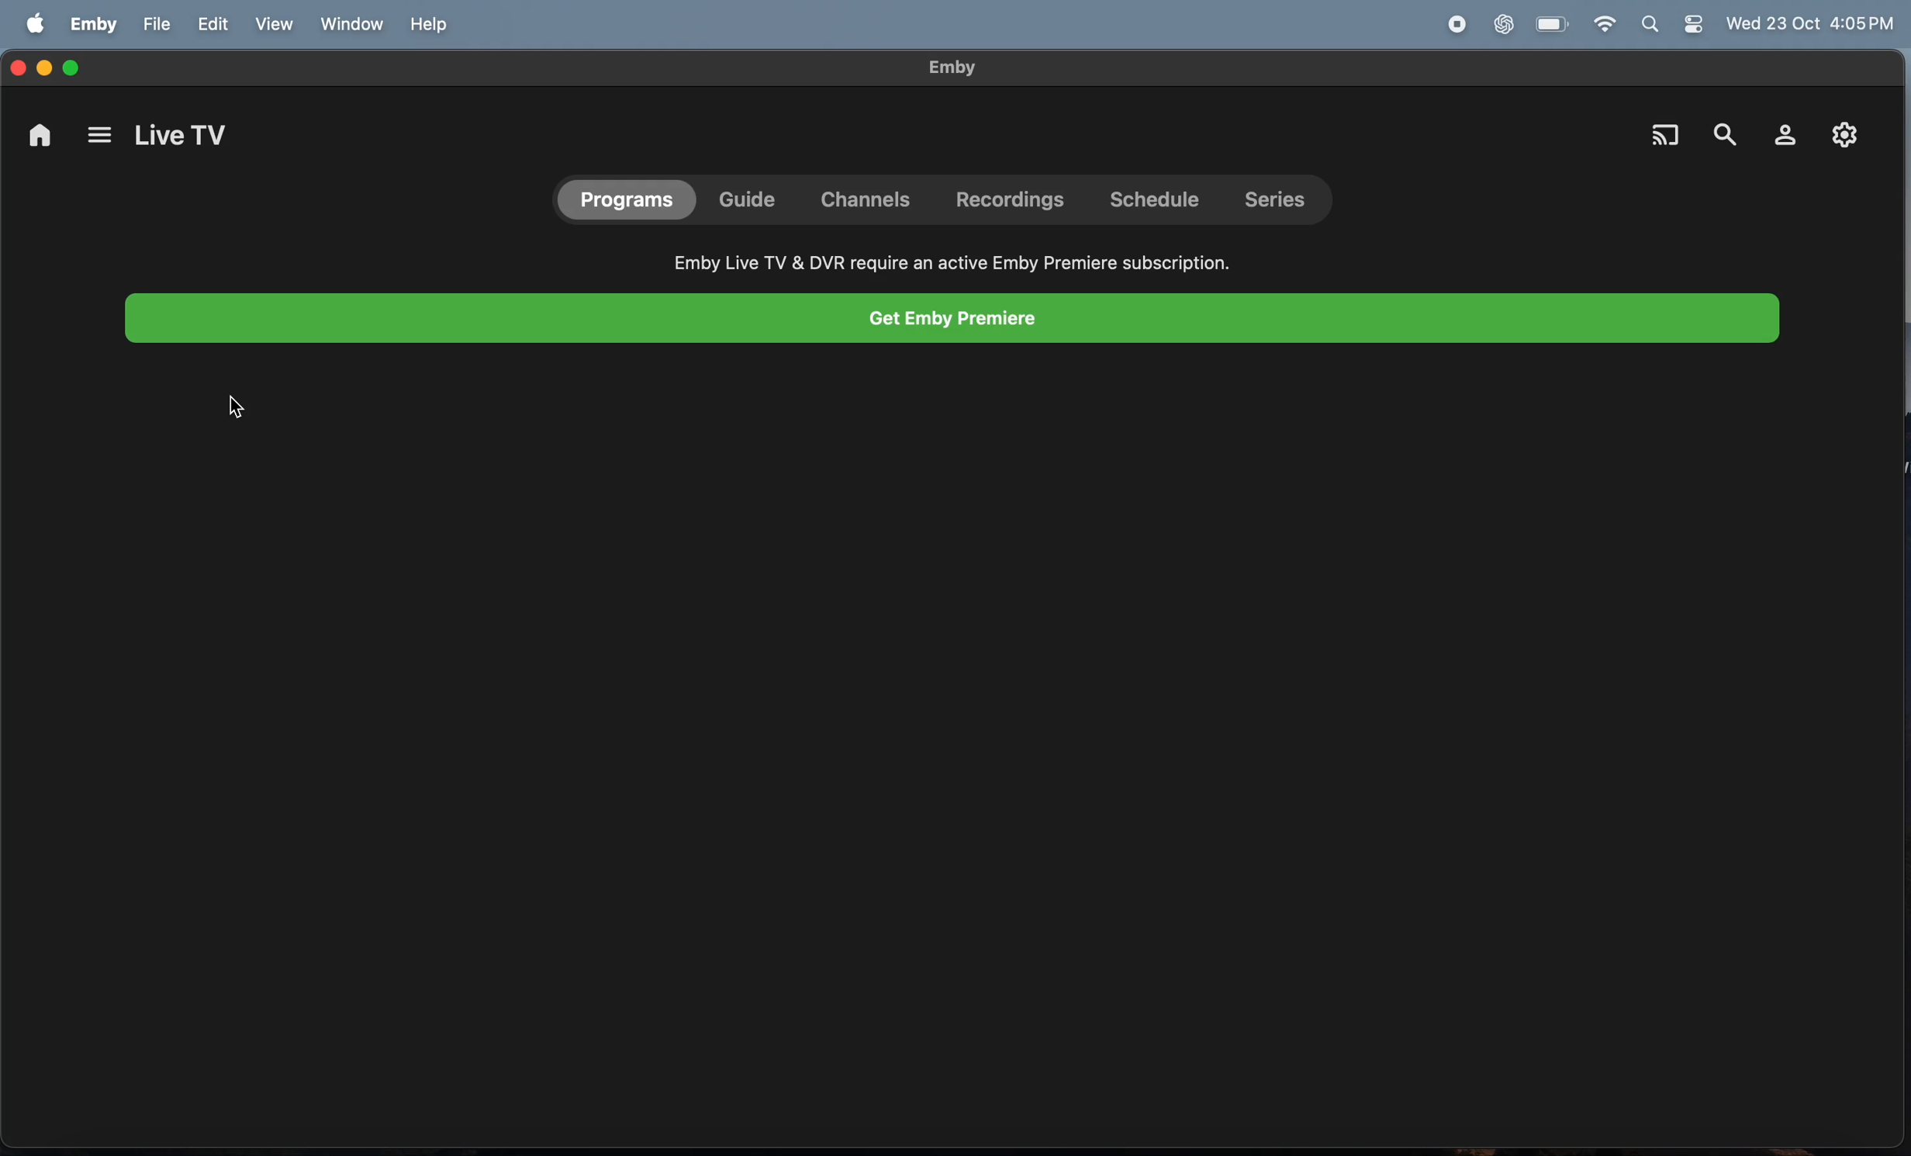 The height and width of the screenshot is (1156, 1911). Describe the element at coordinates (45, 63) in the screenshot. I see `minimize` at that location.